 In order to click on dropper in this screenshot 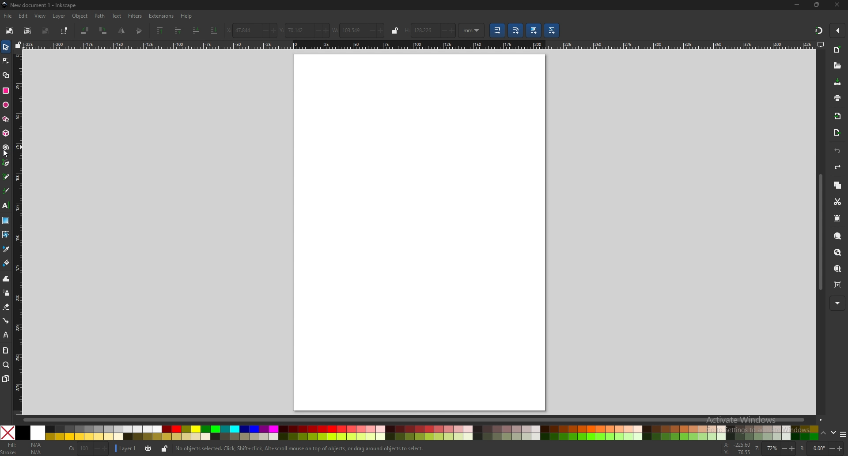, I will do `click(7, 249)`.